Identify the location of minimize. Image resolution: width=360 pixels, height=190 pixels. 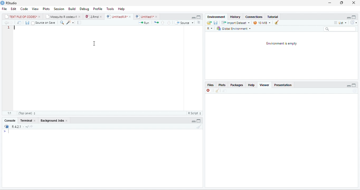
(348, 85).